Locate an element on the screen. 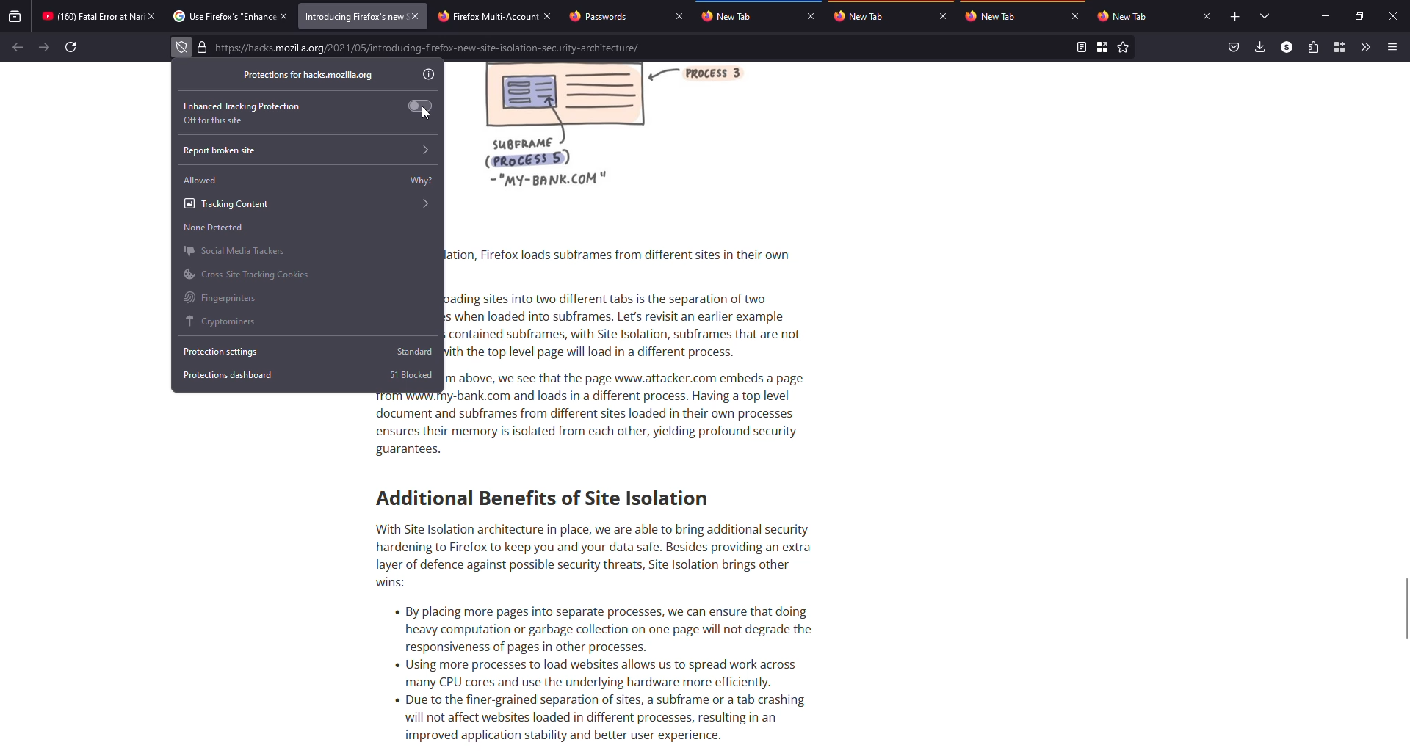 This screenshot has height=756, width=1410. close is located at coordinates (548, 18).